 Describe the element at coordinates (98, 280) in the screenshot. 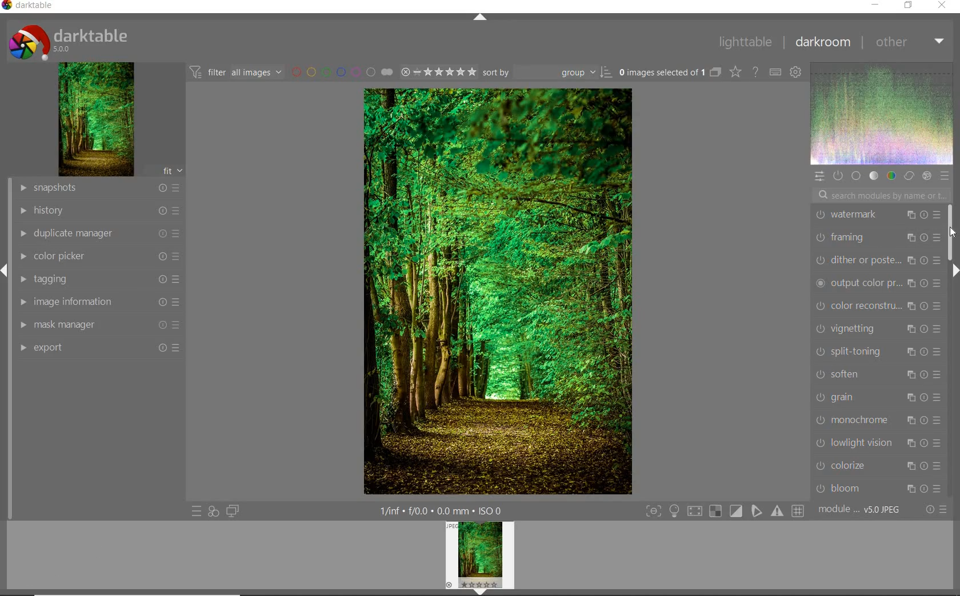

I see `TAGGING` at that location.